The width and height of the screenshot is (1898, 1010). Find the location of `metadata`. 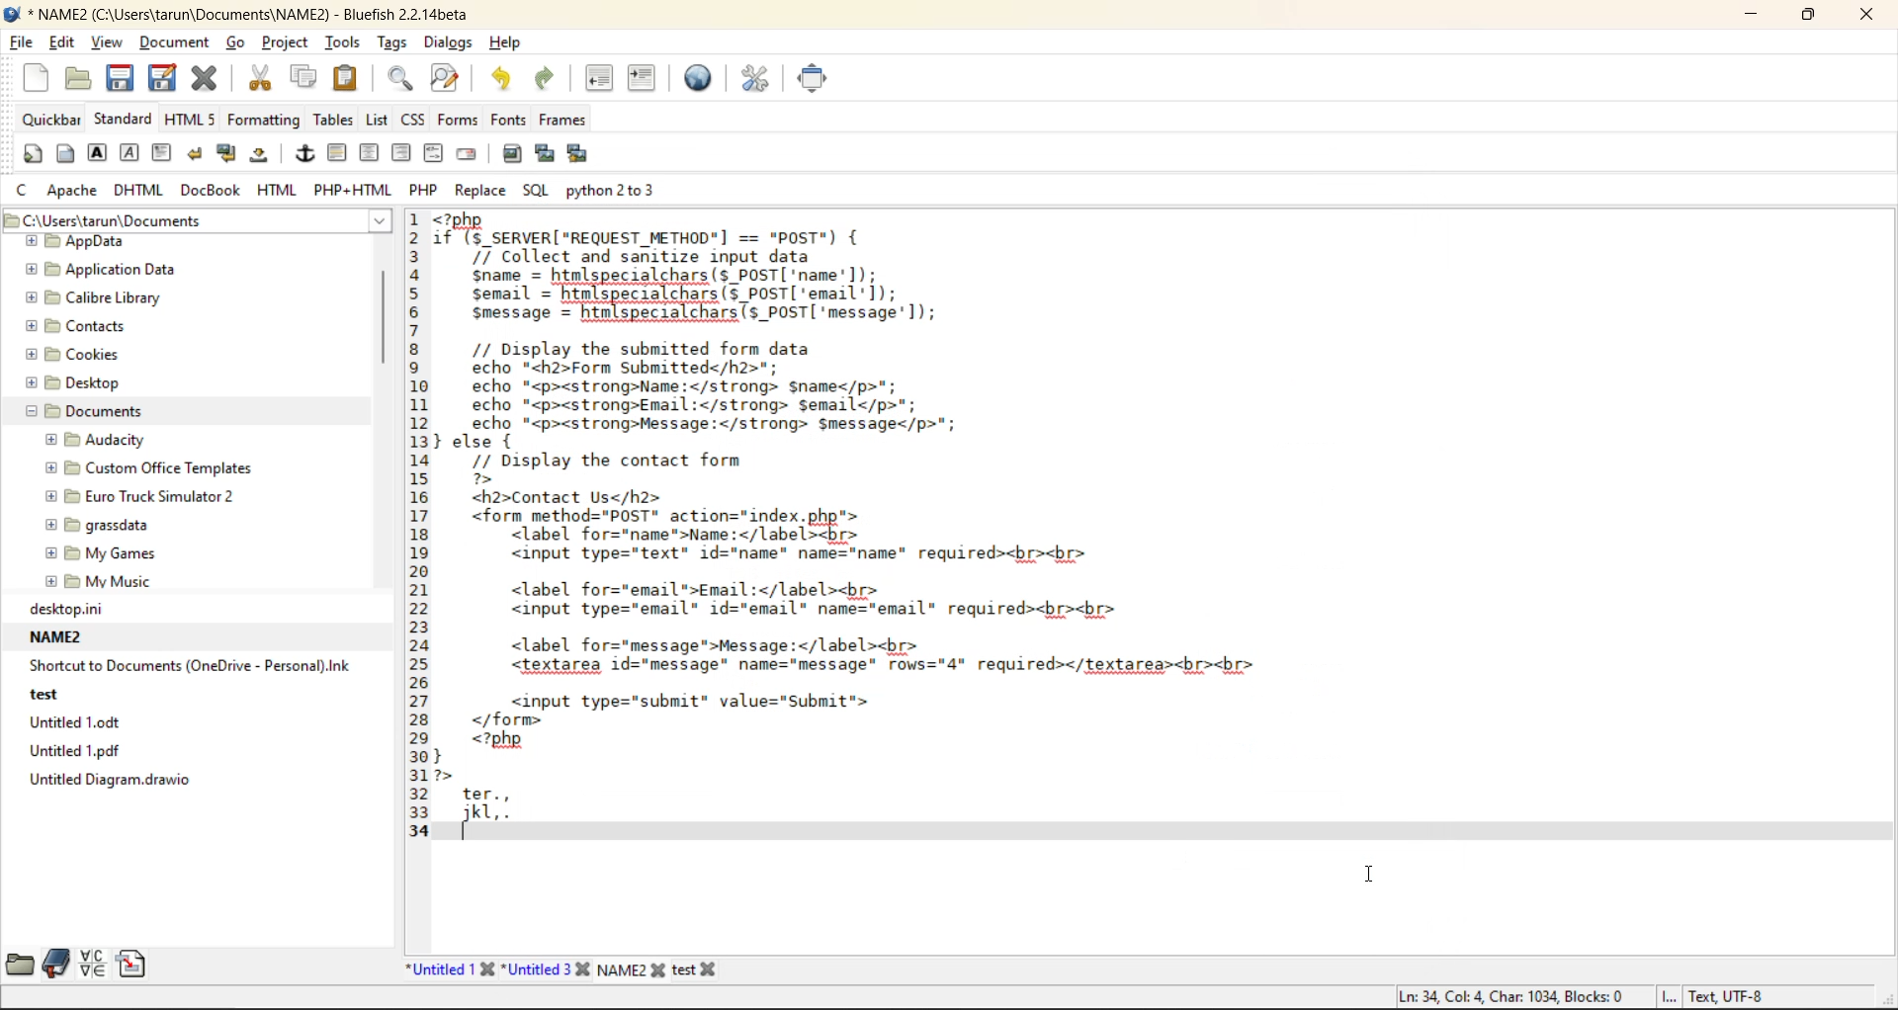

metadata is located at coordinates (1581, 995).